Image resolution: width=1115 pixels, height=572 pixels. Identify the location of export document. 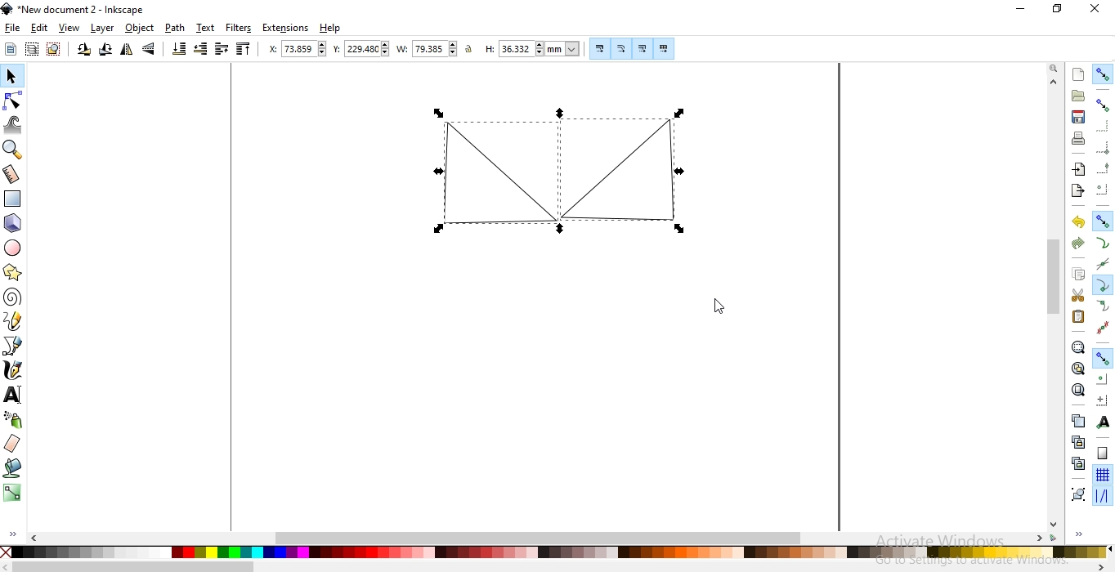
(1076, 190).